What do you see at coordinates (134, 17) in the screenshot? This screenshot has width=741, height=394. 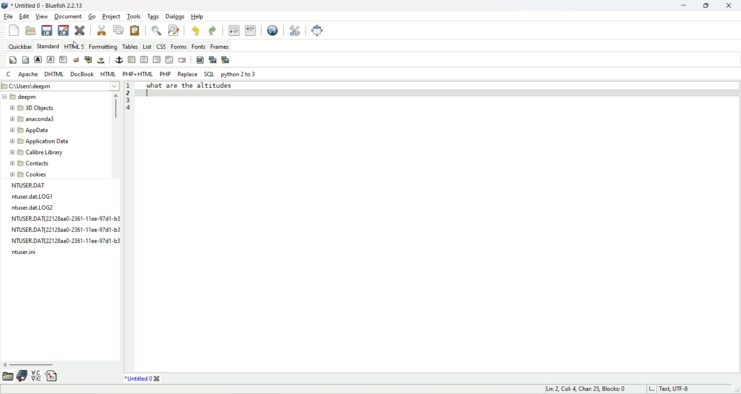 I see `tools` at bounding box center [134, 17].